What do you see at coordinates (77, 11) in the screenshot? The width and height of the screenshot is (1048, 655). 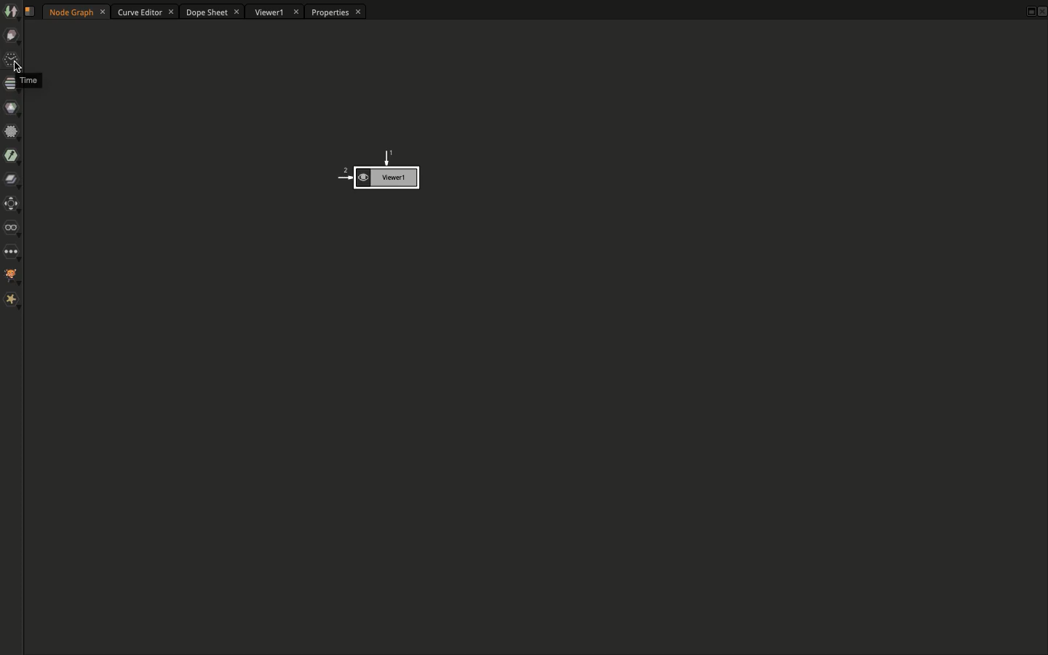 I see `Node graph` at bounding box center [77, 11].